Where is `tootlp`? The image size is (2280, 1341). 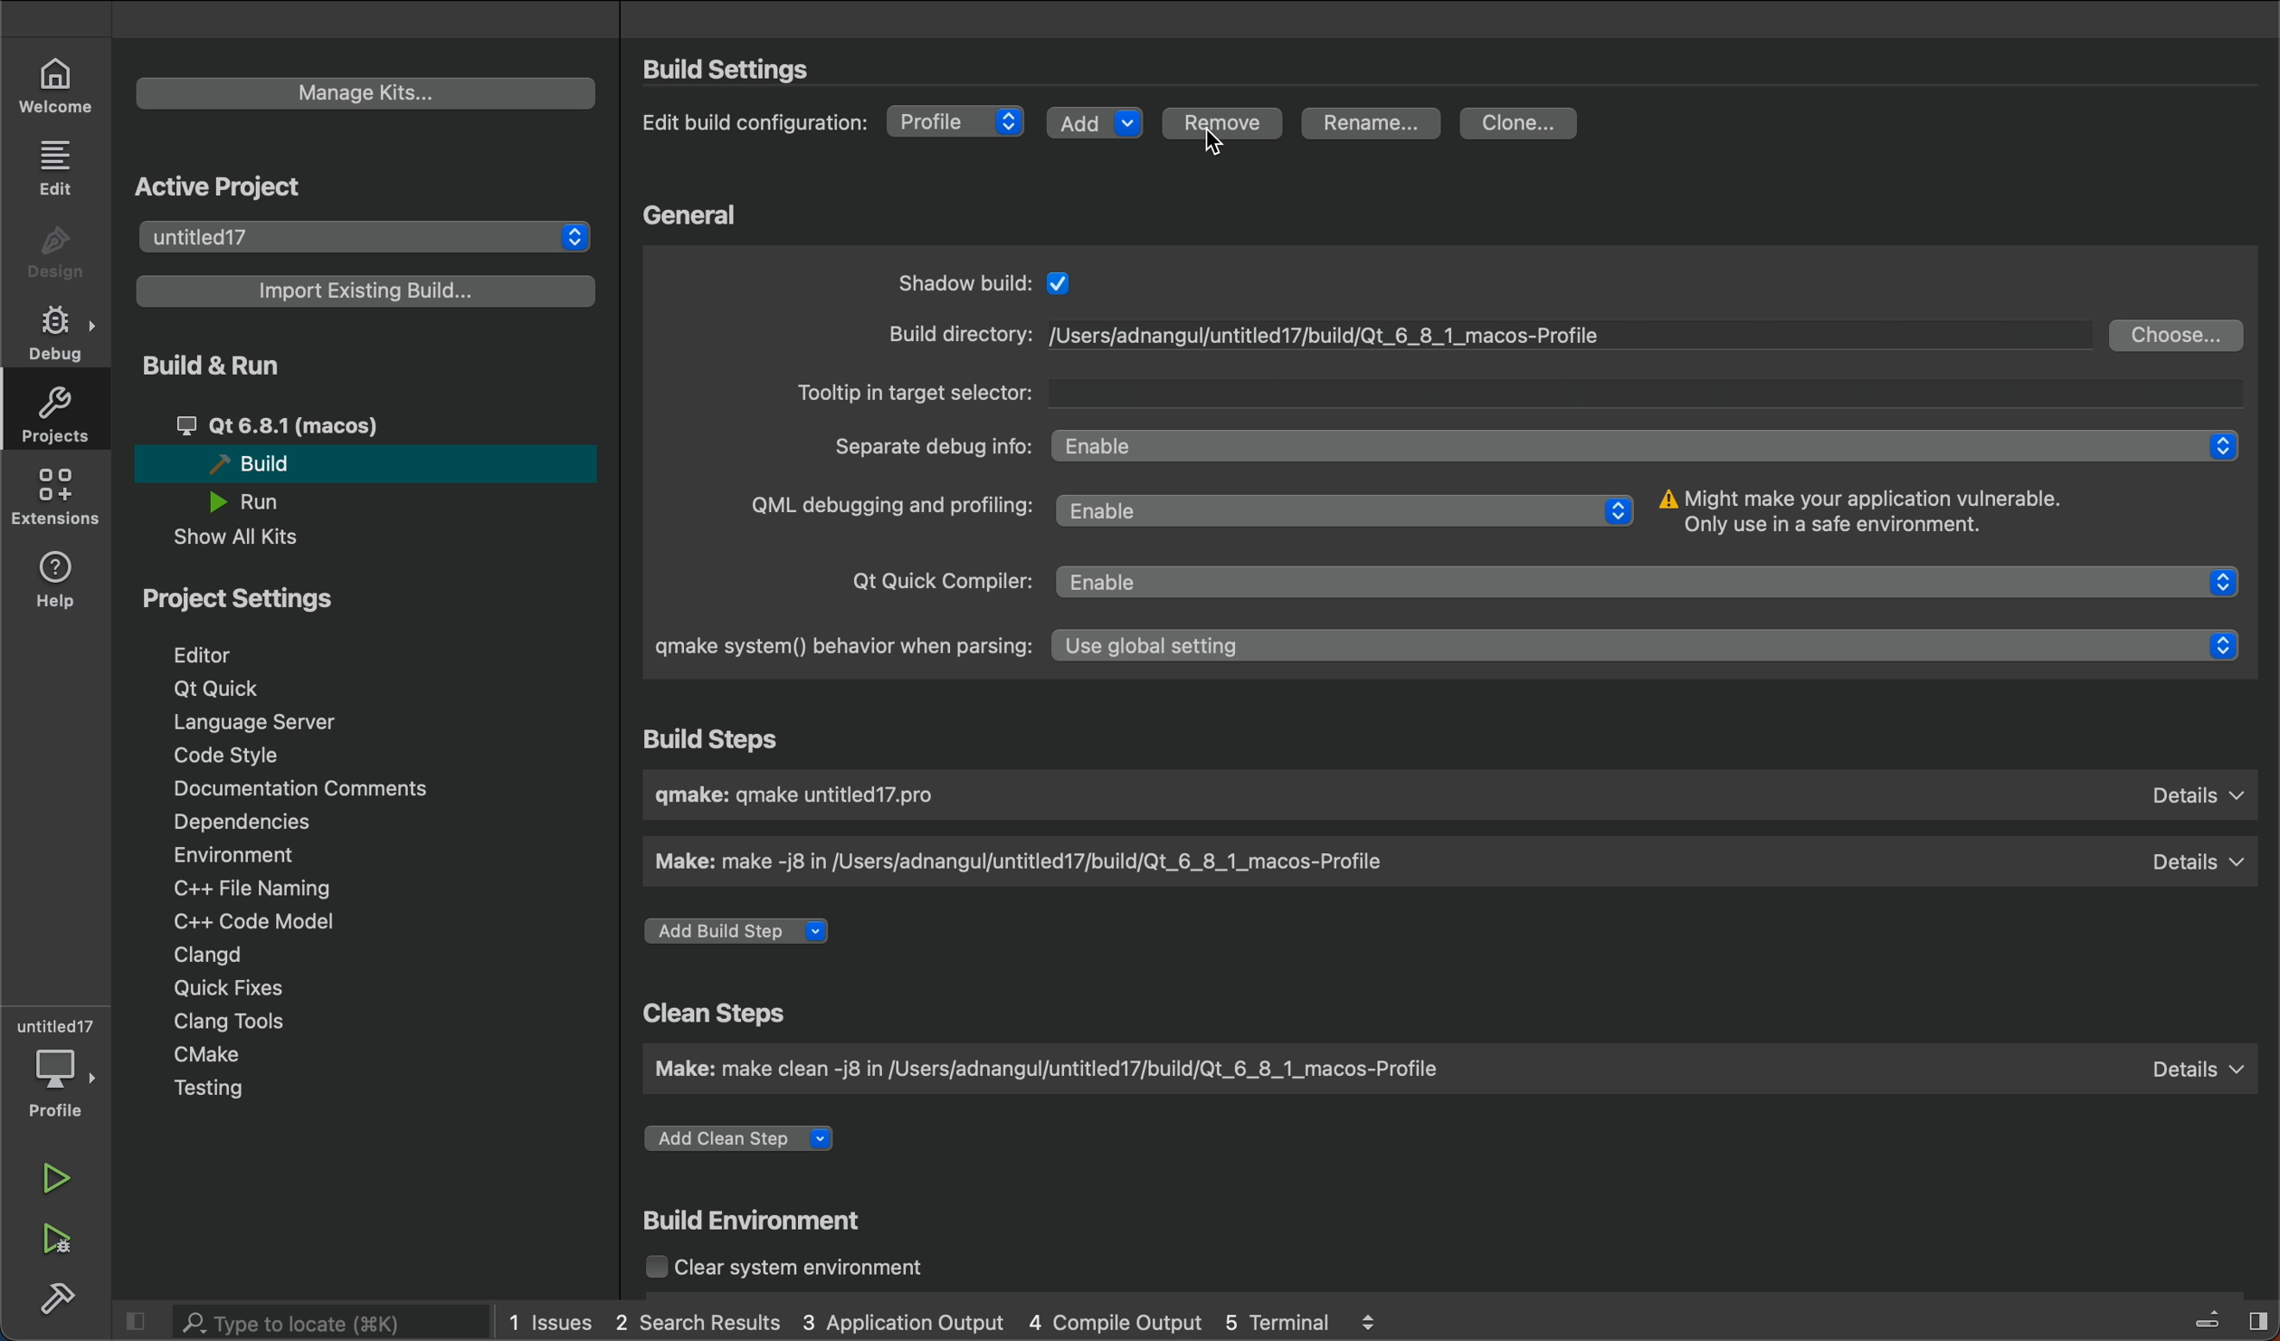
tootlp is located at coordinates (917, 393).